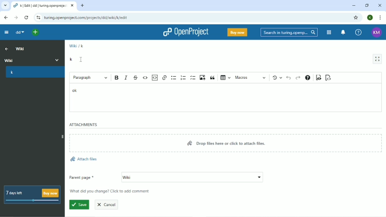 This screenshot has height=217, width=386. I want to click on Back, so click(6, 18).